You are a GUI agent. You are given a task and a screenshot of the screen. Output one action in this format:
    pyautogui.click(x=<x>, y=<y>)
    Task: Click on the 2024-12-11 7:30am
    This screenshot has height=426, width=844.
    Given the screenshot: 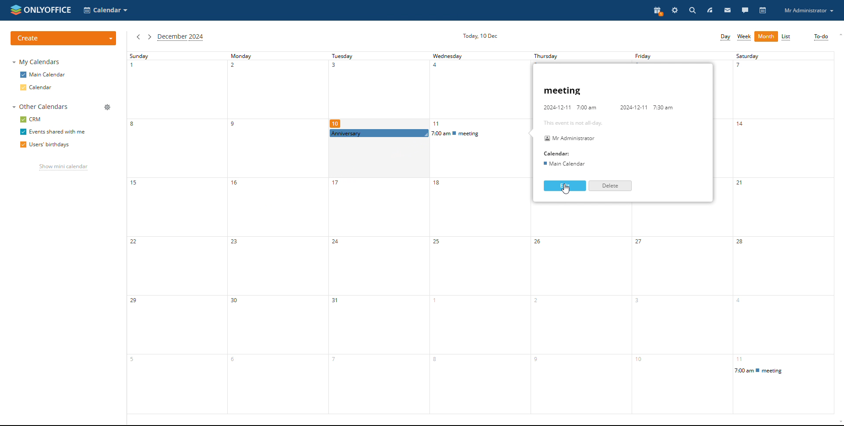 What is the action you would take?
    pyautogui.click(x=644, y=105)
    